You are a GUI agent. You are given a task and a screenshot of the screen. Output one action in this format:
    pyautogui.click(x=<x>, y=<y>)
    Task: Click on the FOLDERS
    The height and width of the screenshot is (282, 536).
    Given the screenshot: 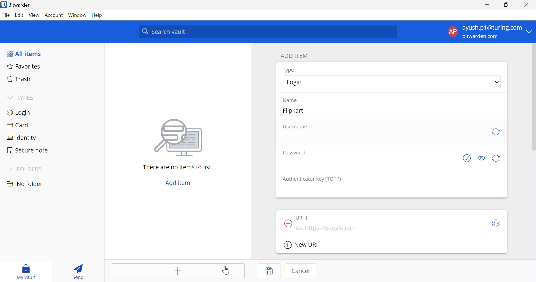 What is the action you would take?
    pyautogui.click(x=30, y=170)
    